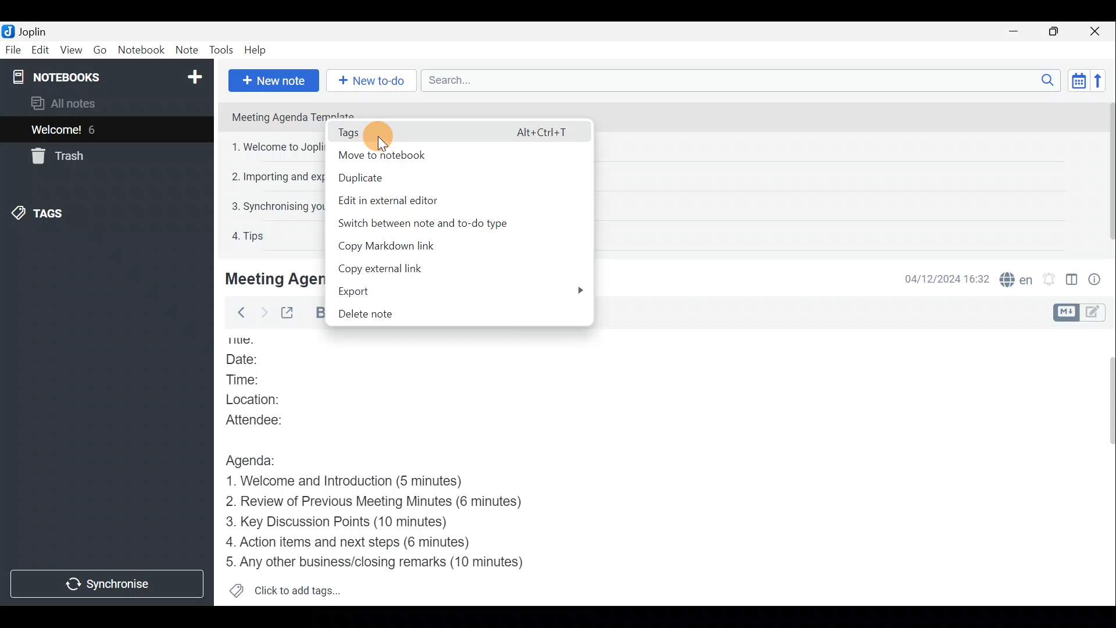  What do you see at coordinates (1101, 81) in the screenshot?
I see `Reverse sort order` at bounding box center [1101, 81].